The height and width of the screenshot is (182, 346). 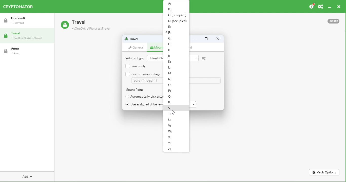 What do you see at coordinates (170, 149) in the screenshot?
I see `Z:` at bounding box center [170, 149].